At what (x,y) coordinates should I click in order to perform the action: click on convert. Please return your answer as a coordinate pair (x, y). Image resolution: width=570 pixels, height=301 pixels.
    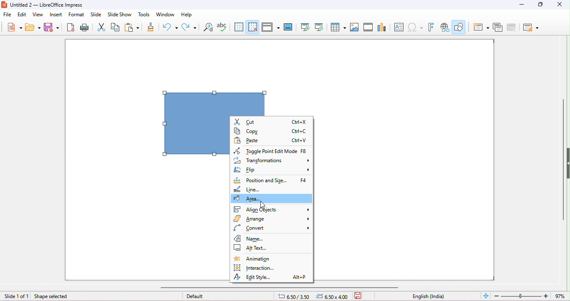
    Looking at the image, I should click on (272, 229).